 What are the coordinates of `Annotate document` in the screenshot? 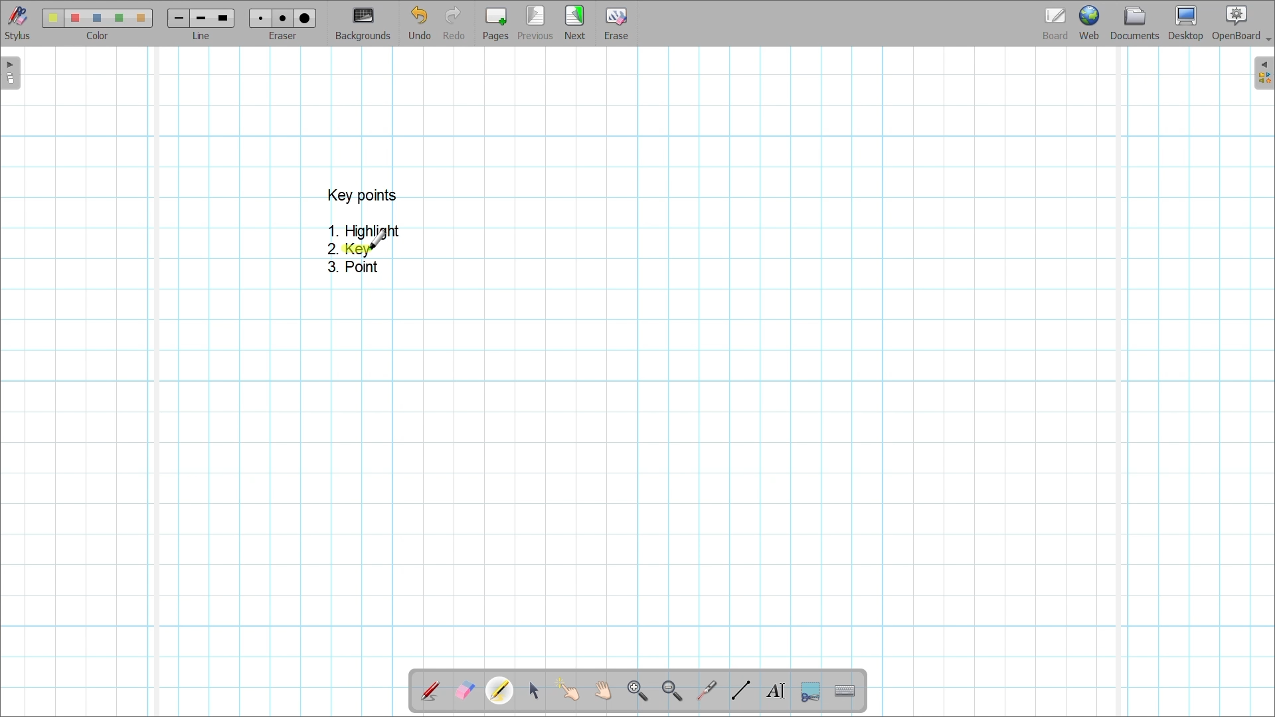 It's located at (430, 692).